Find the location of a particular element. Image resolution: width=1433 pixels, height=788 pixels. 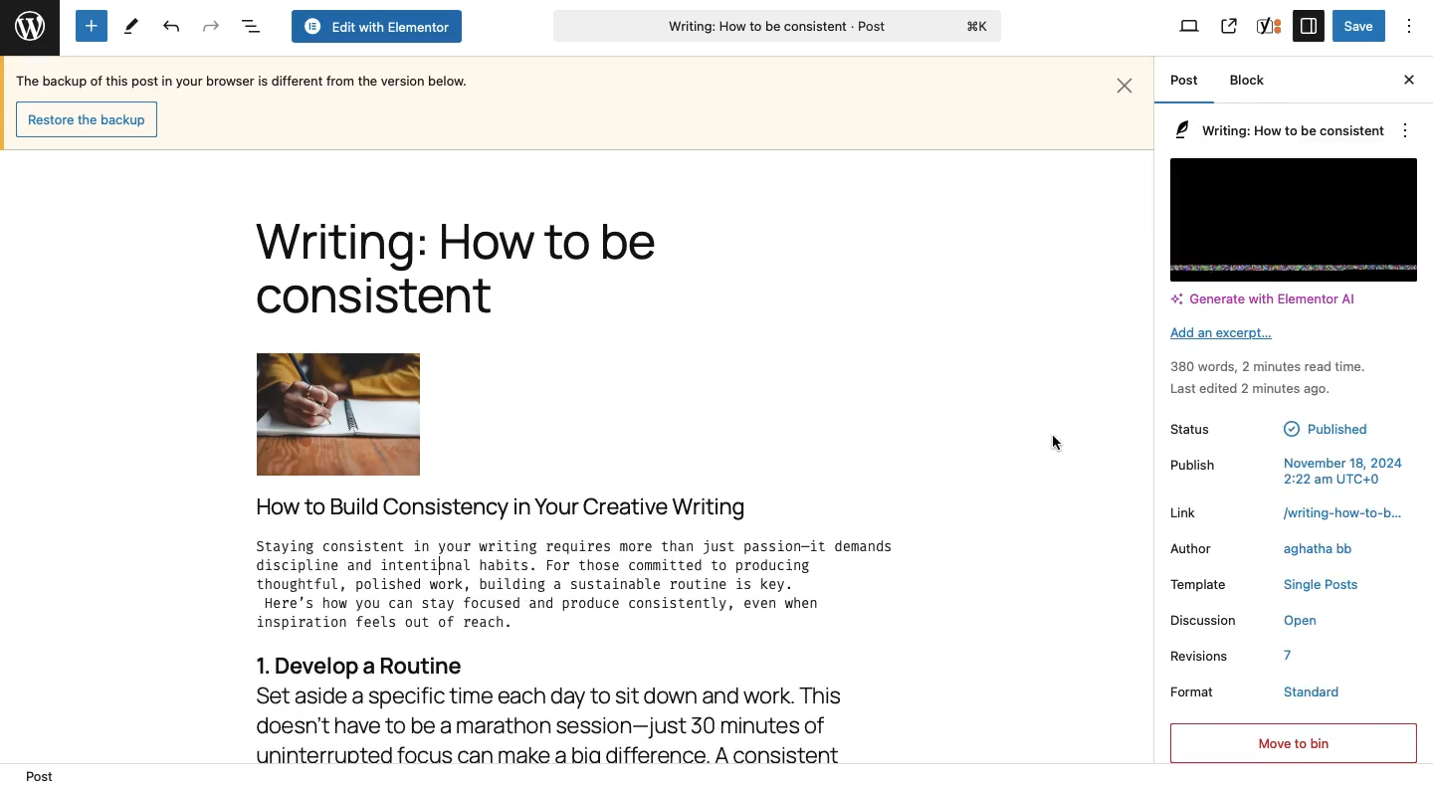

Move to bin is located at coordinates (1290, 745).